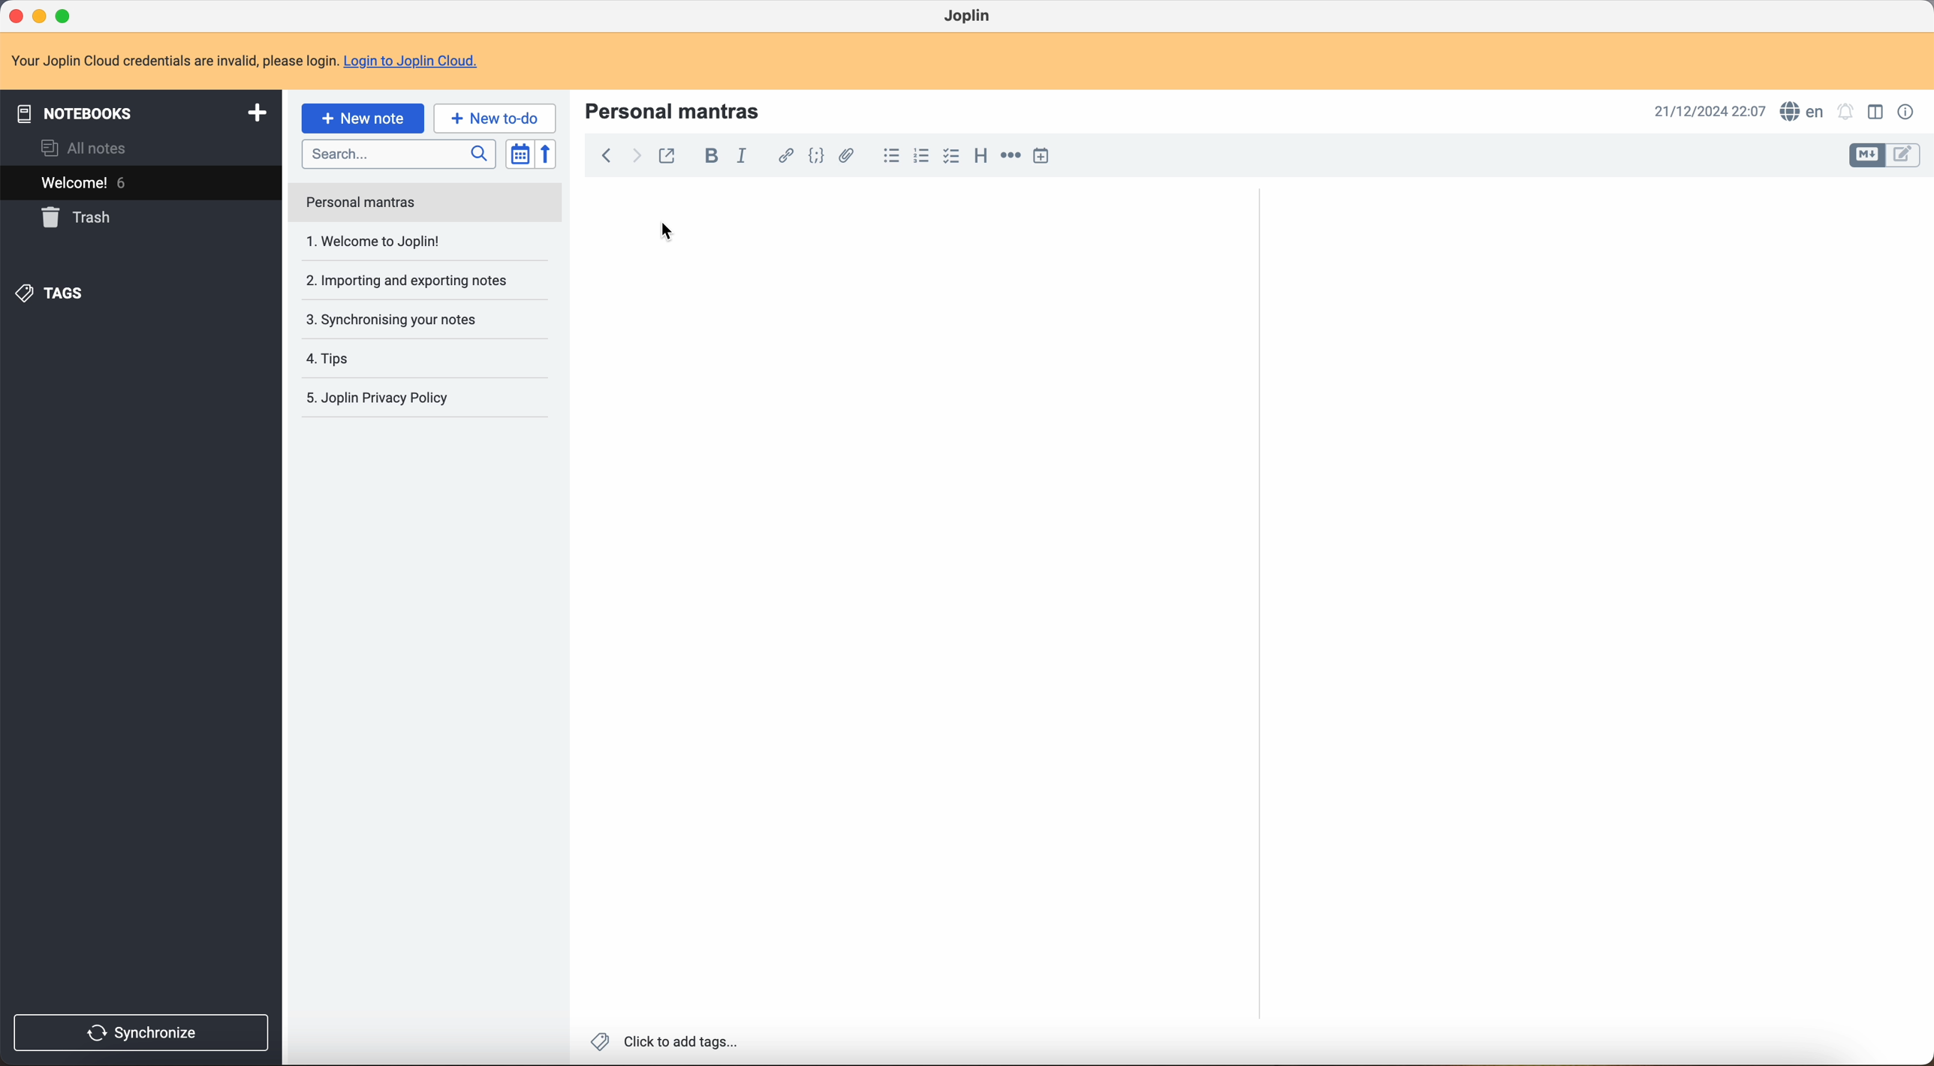  What do you see at coordinates (817, 158) in the screenshot?
I see `code` at bounding box center [817, 158].